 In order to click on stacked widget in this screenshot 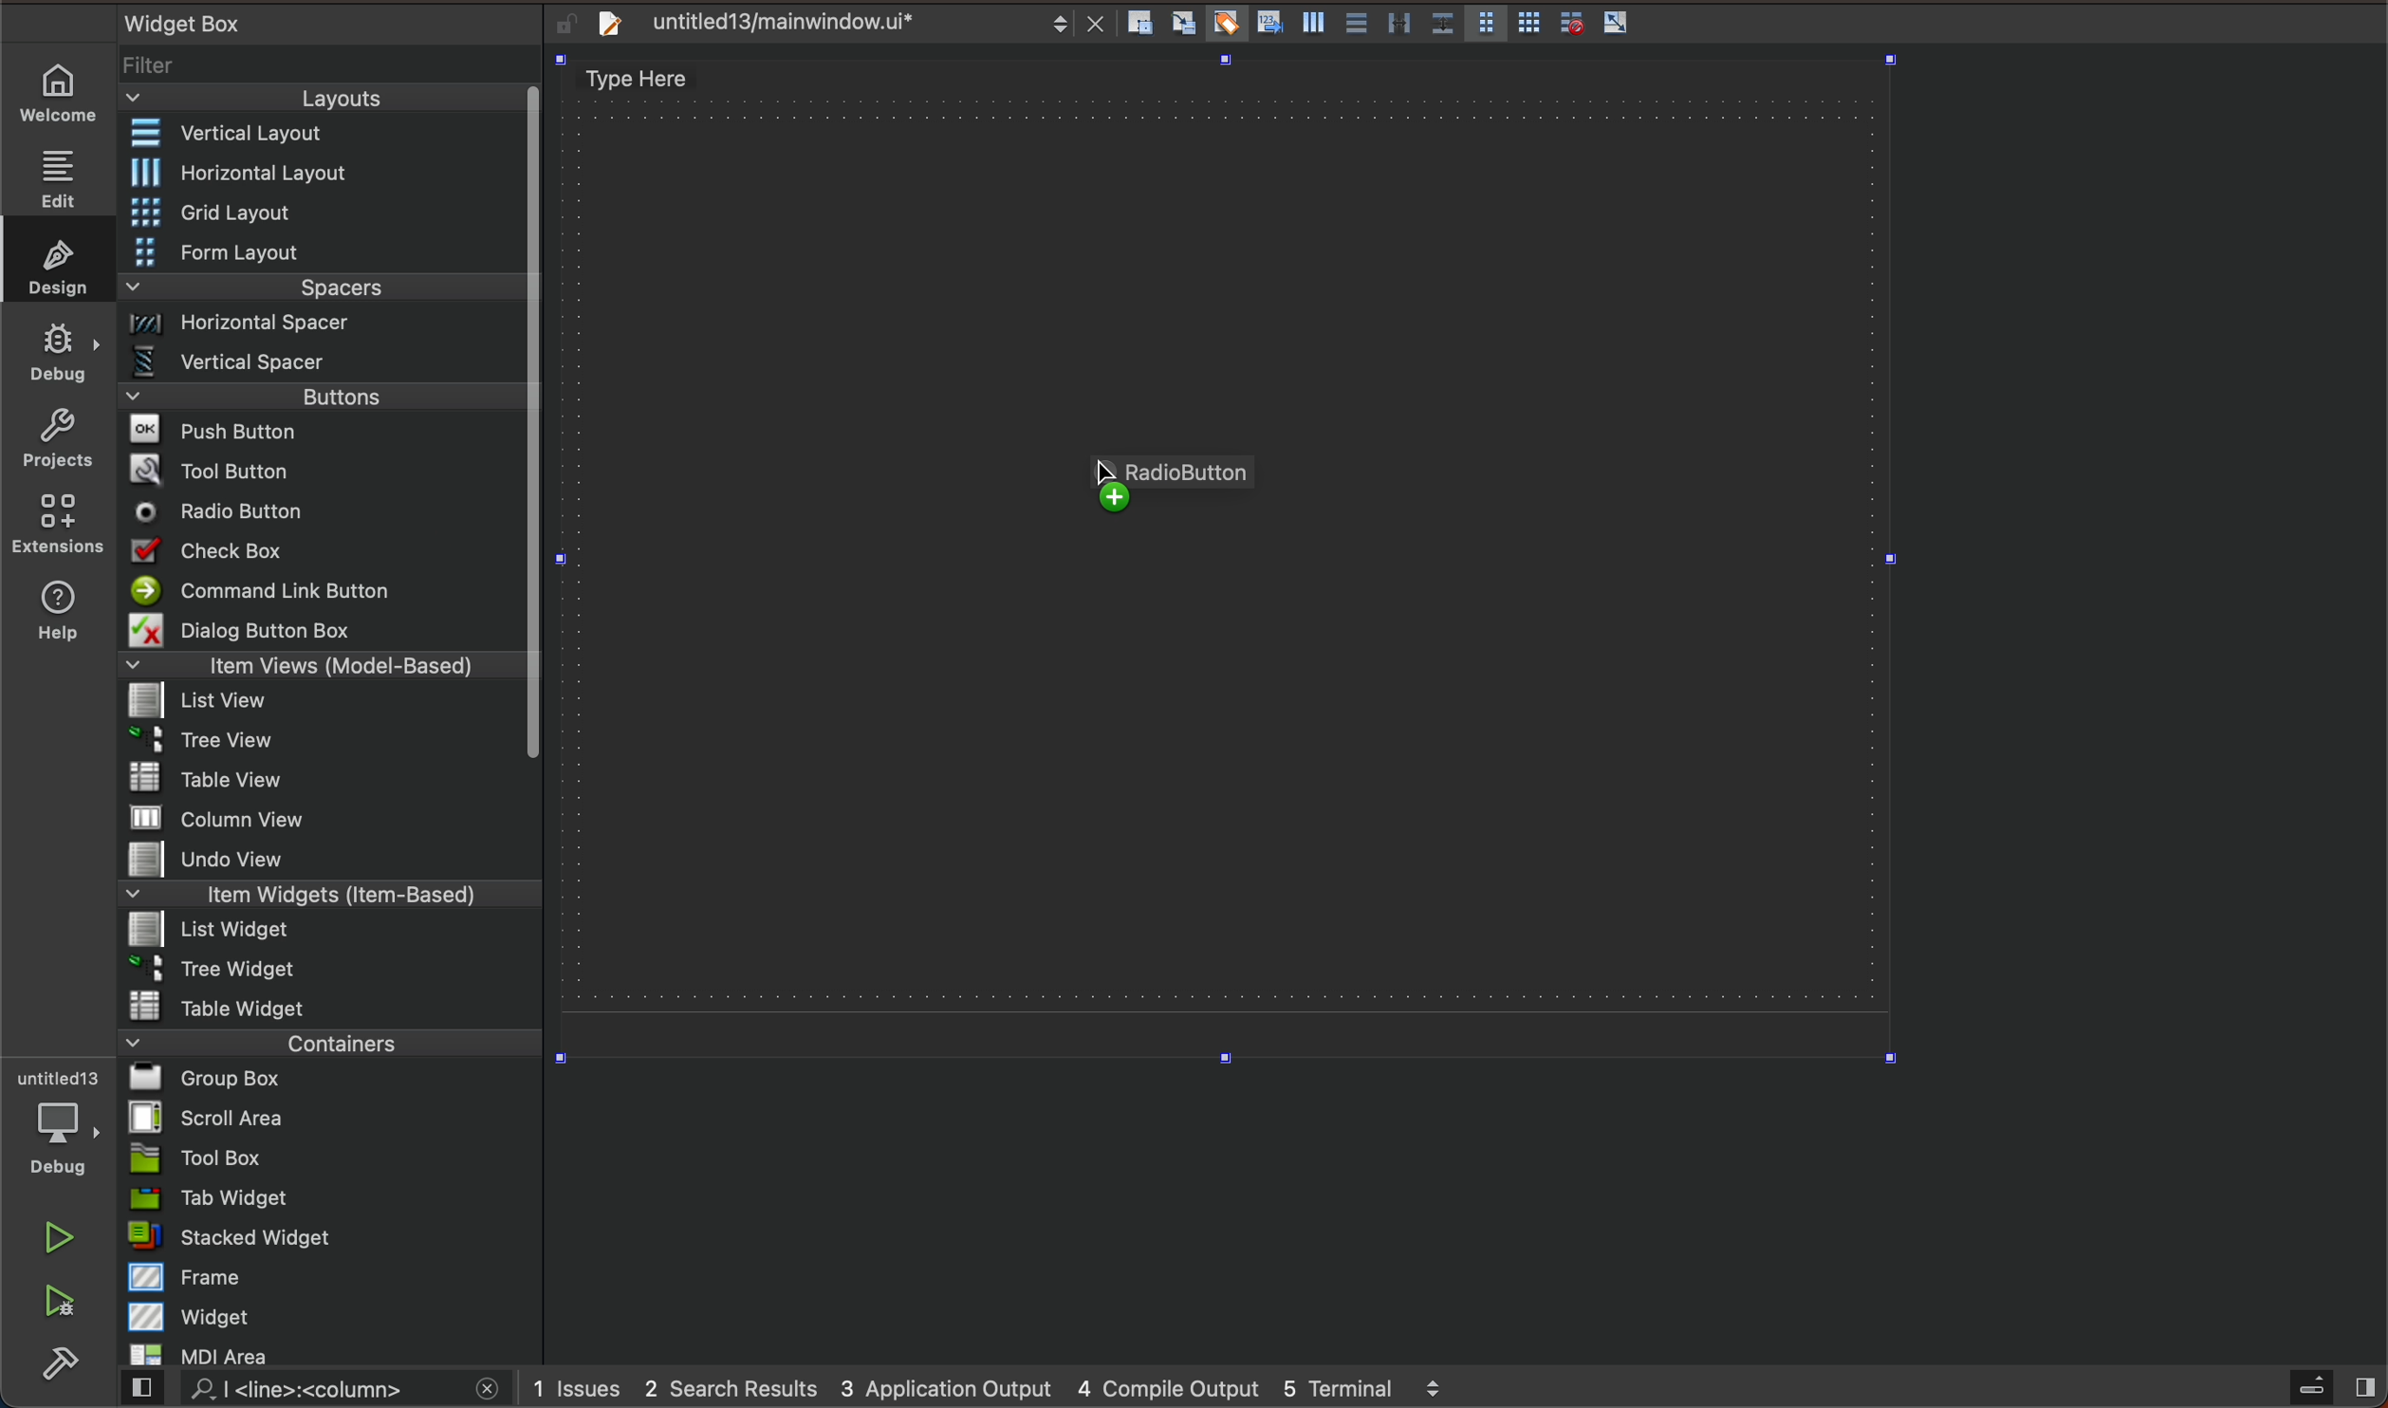, I will do `click(331, 1236)`.